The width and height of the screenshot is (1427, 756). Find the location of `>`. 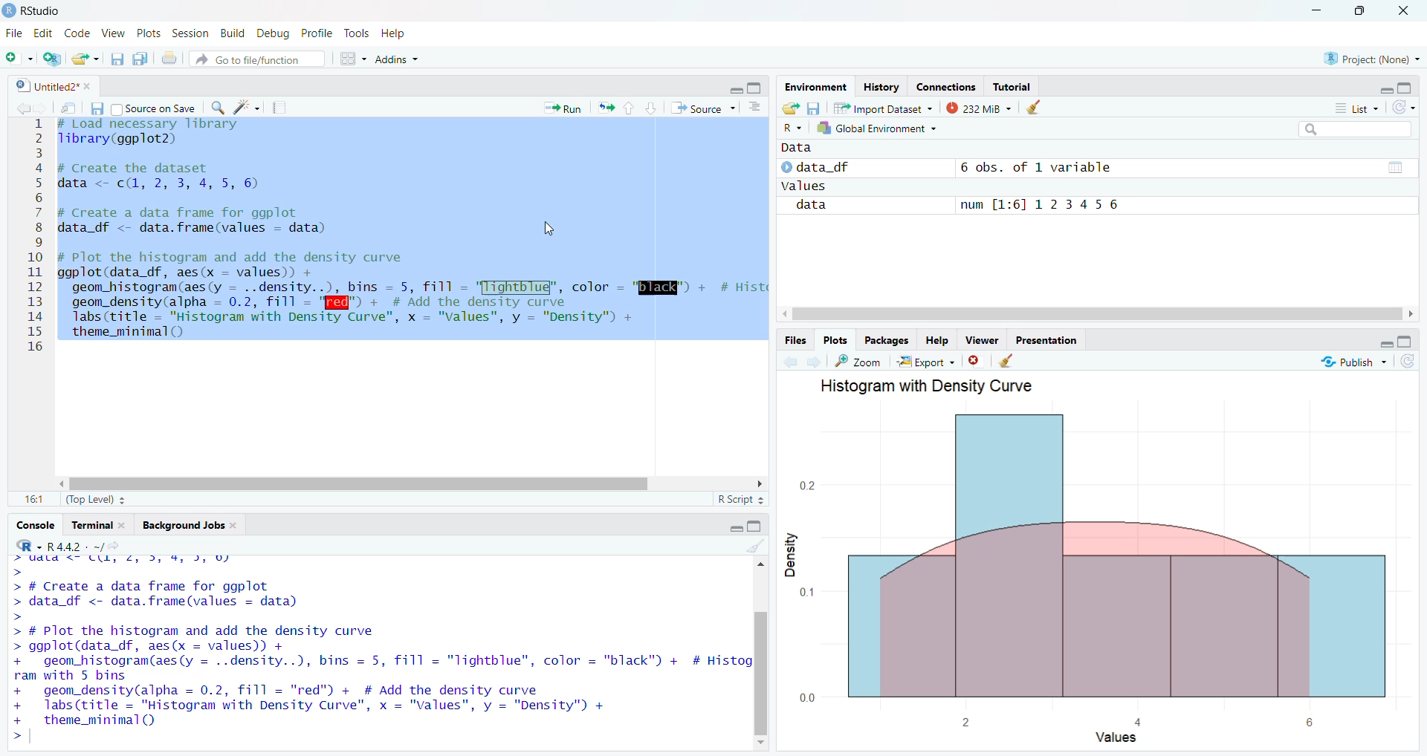

> is located at coordinates (16, 605).